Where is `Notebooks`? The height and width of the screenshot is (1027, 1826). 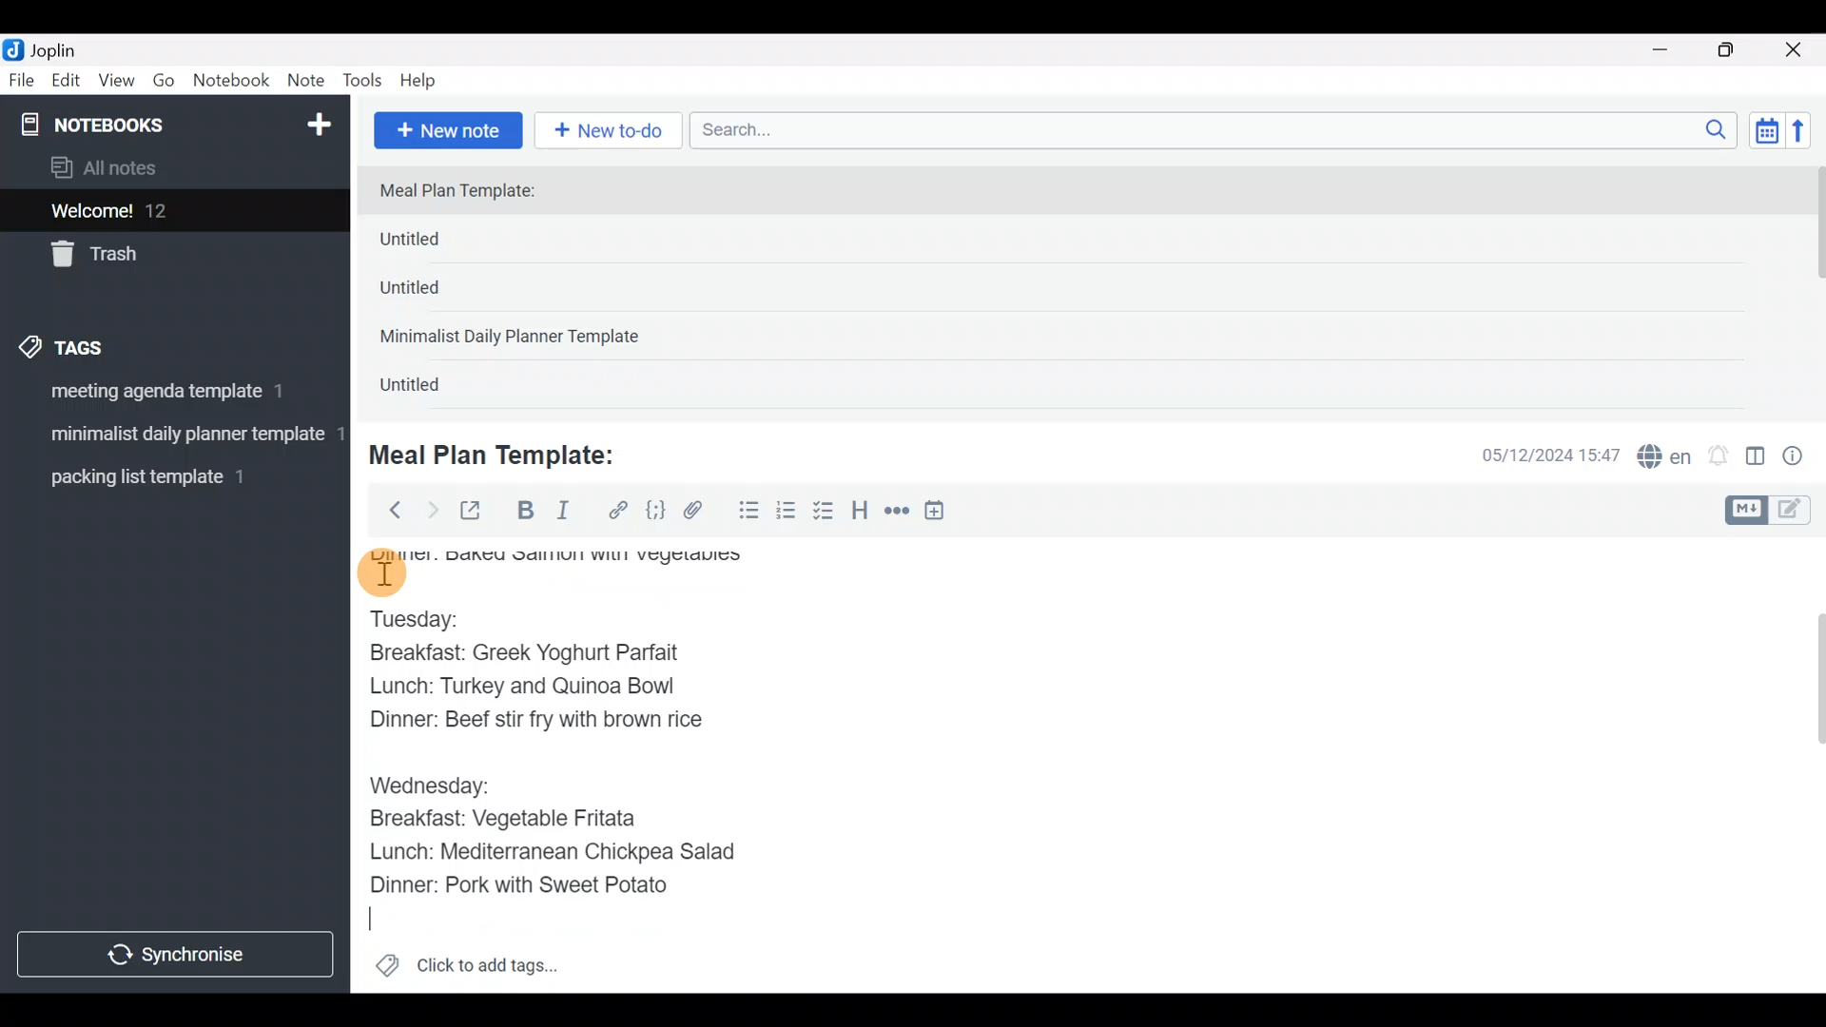
Notebooks is located at coordinates (134, 124).